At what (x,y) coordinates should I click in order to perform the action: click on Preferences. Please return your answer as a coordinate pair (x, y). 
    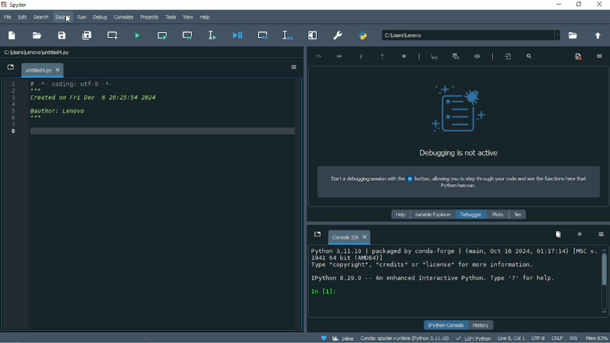
    Looking at the image, I should click on (337, 35).